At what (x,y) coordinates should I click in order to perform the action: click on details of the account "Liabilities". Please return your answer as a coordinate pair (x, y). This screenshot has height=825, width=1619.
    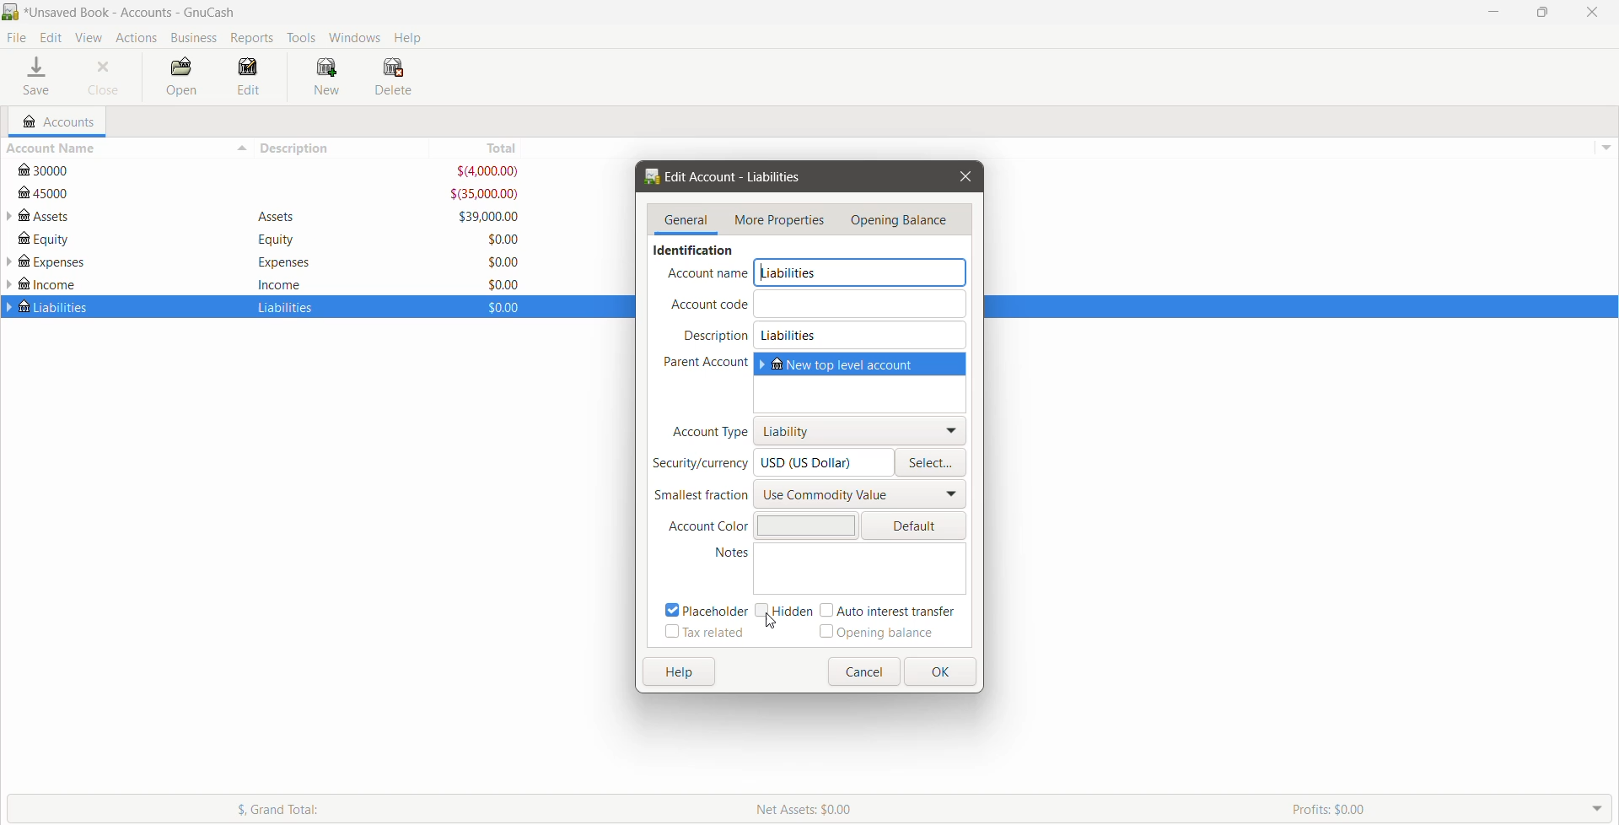
    Looking at the image, I should click on (282, 309).